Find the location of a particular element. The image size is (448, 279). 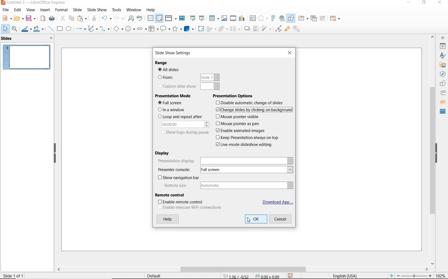

RANGE is located at coordinates (163, 63).